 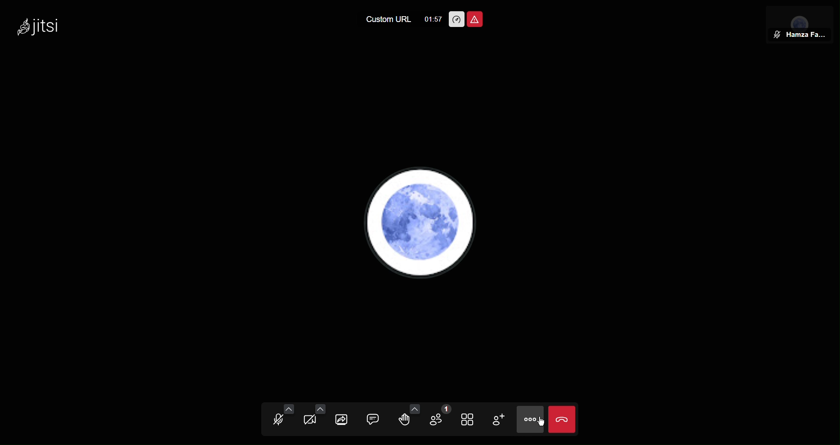 What do you see at coordinates (407, 421) in the screenshot?
I see `Raise Hand` at bounding box center [407, 421].